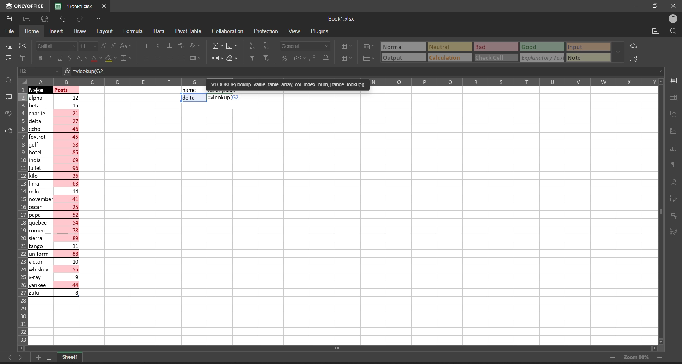 This screenshot has width=682, height=364. Describe the element at coordinates (253, 46) in the screenshot. I see `sort ascending` at that location.